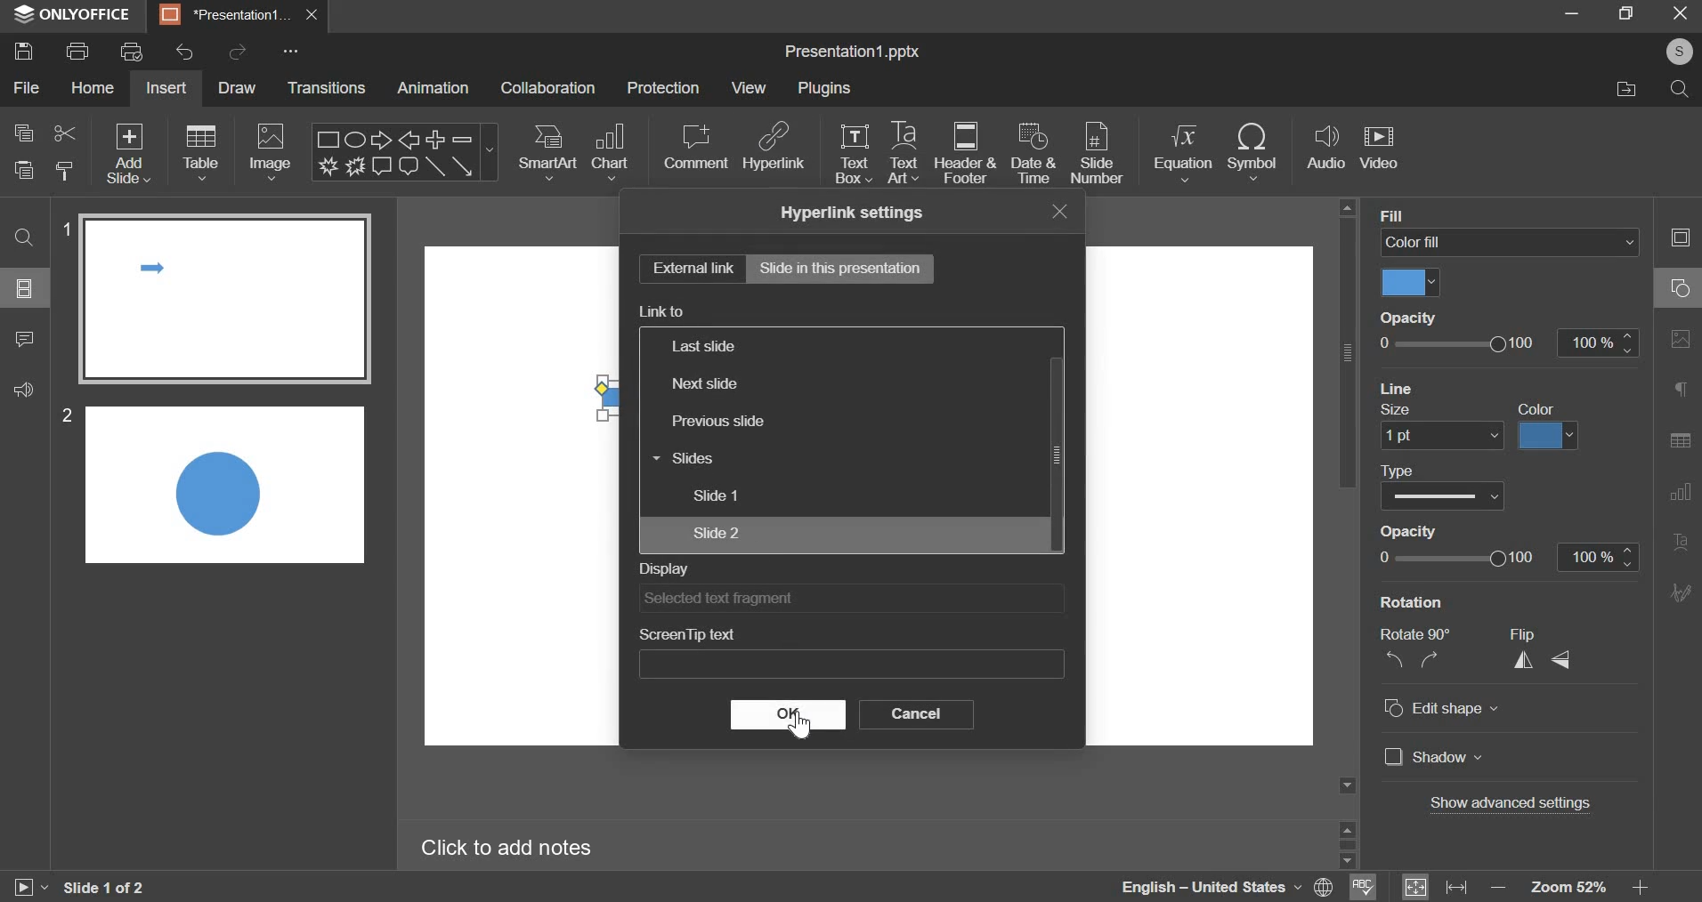  What do you see at coordinates (240, 51) in the screenshot?
I see `redo` at bounding box center [240, 51].